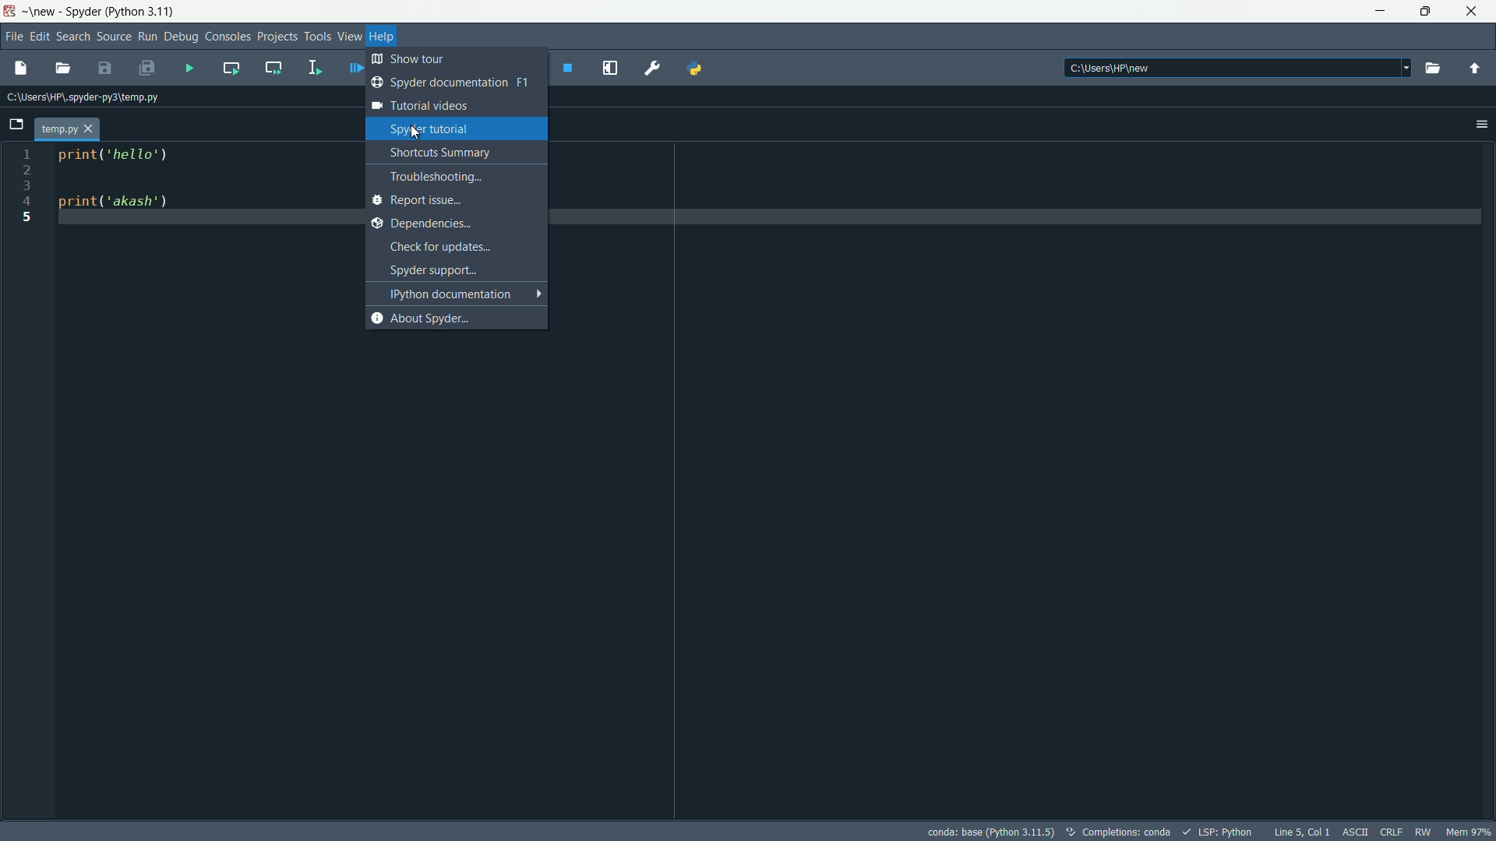  Describe the element at coordinates (1391, 832) in the screenshot. I see `crlf` at that location.